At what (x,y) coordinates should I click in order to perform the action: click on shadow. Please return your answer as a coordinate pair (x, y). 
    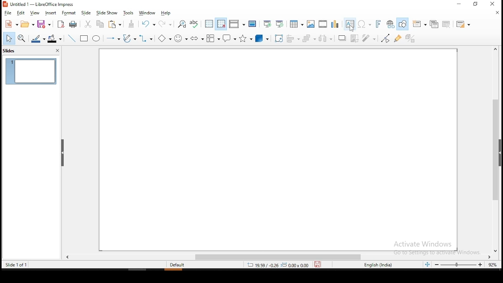
    Looking at the image, I should click on (343, 38).